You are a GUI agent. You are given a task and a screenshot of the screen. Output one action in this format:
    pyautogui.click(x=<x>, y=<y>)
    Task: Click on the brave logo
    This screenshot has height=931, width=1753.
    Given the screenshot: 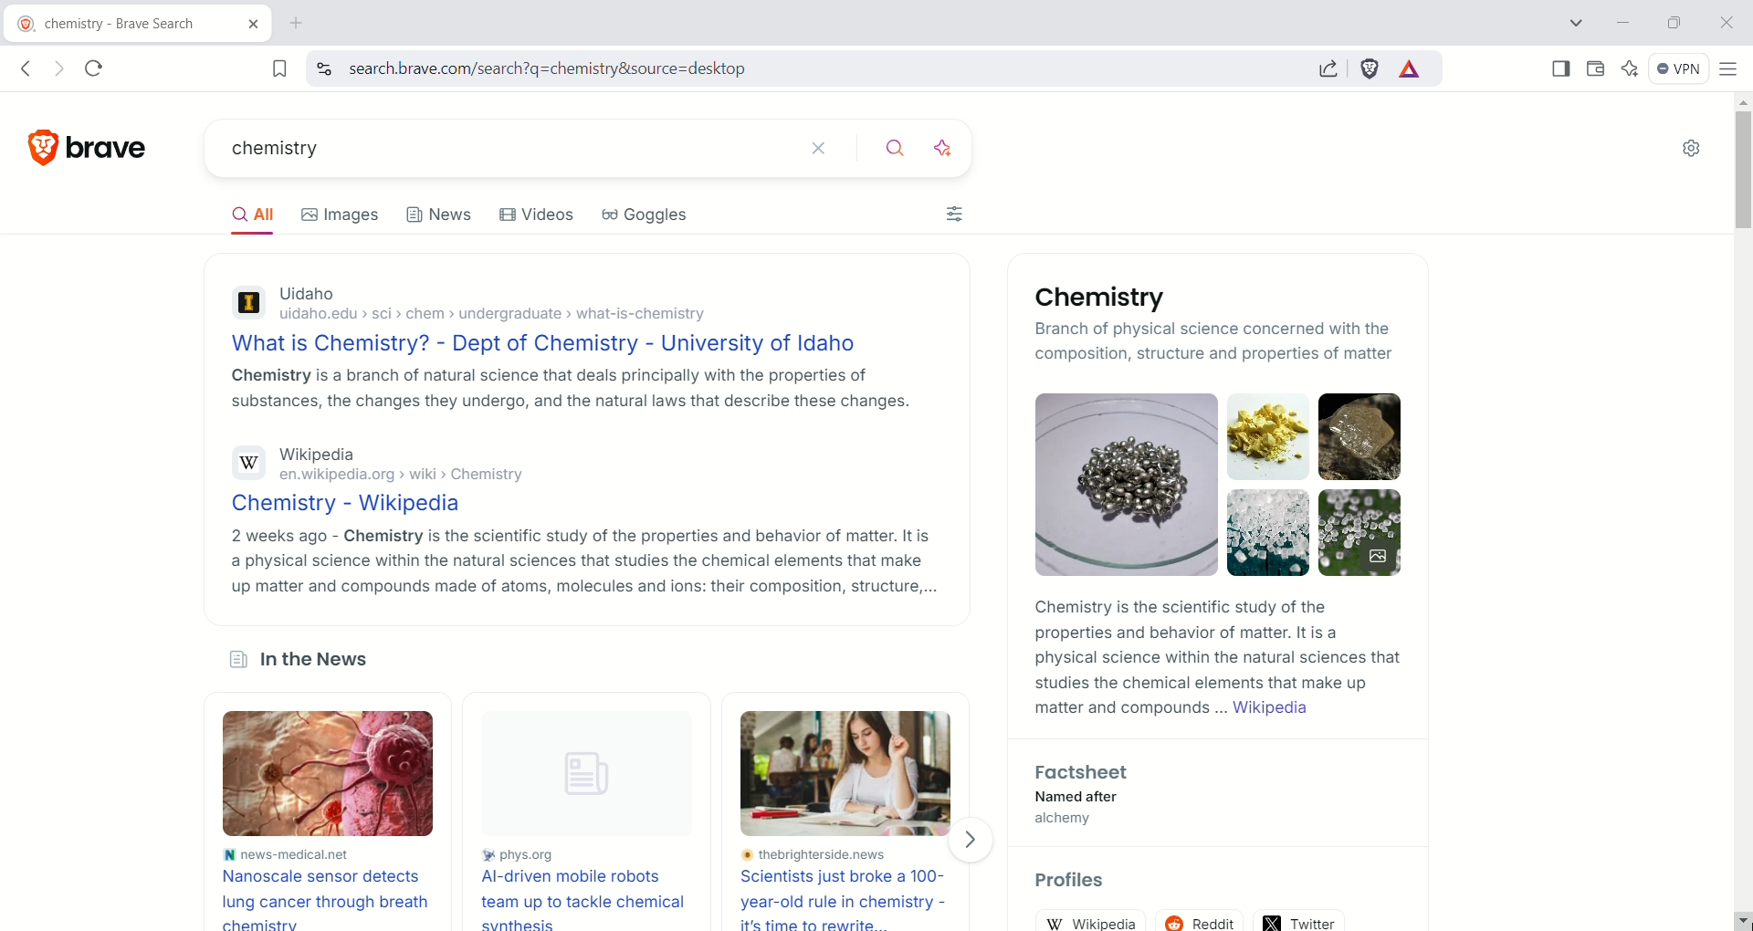 What is the action you would take?
    pyautogui.click(x=45, y=144)
    